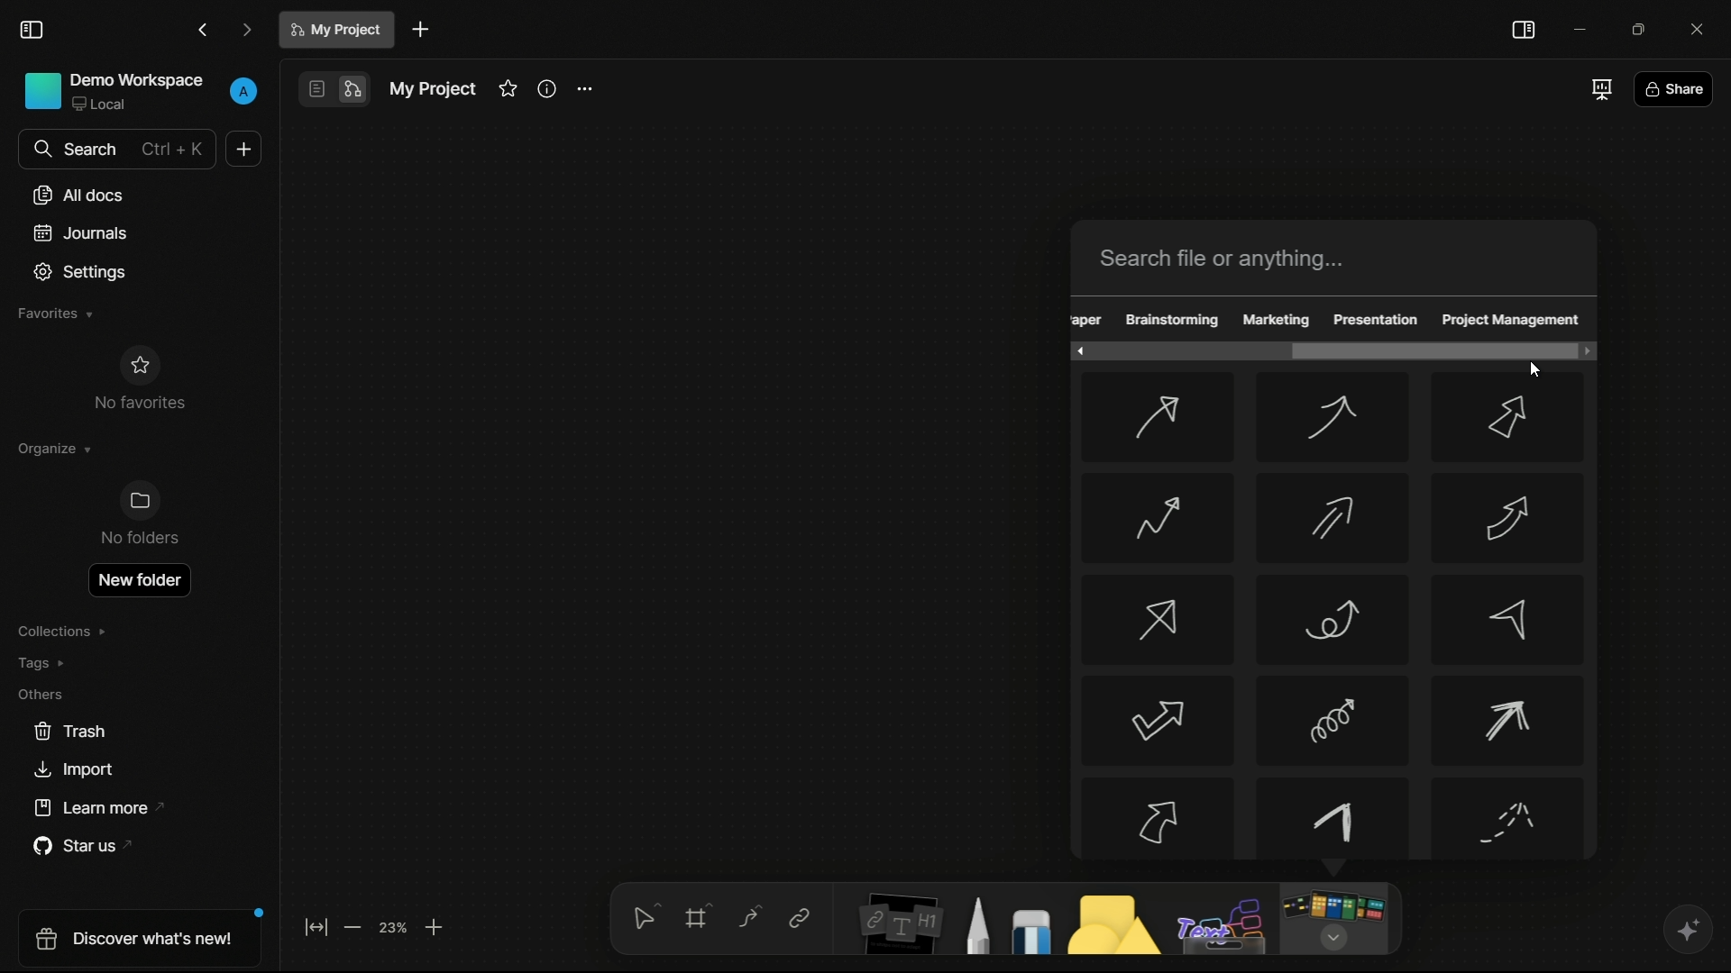 The height and width of the screenshot is (973, 1731). I want to click on notes, so click(900, 923).